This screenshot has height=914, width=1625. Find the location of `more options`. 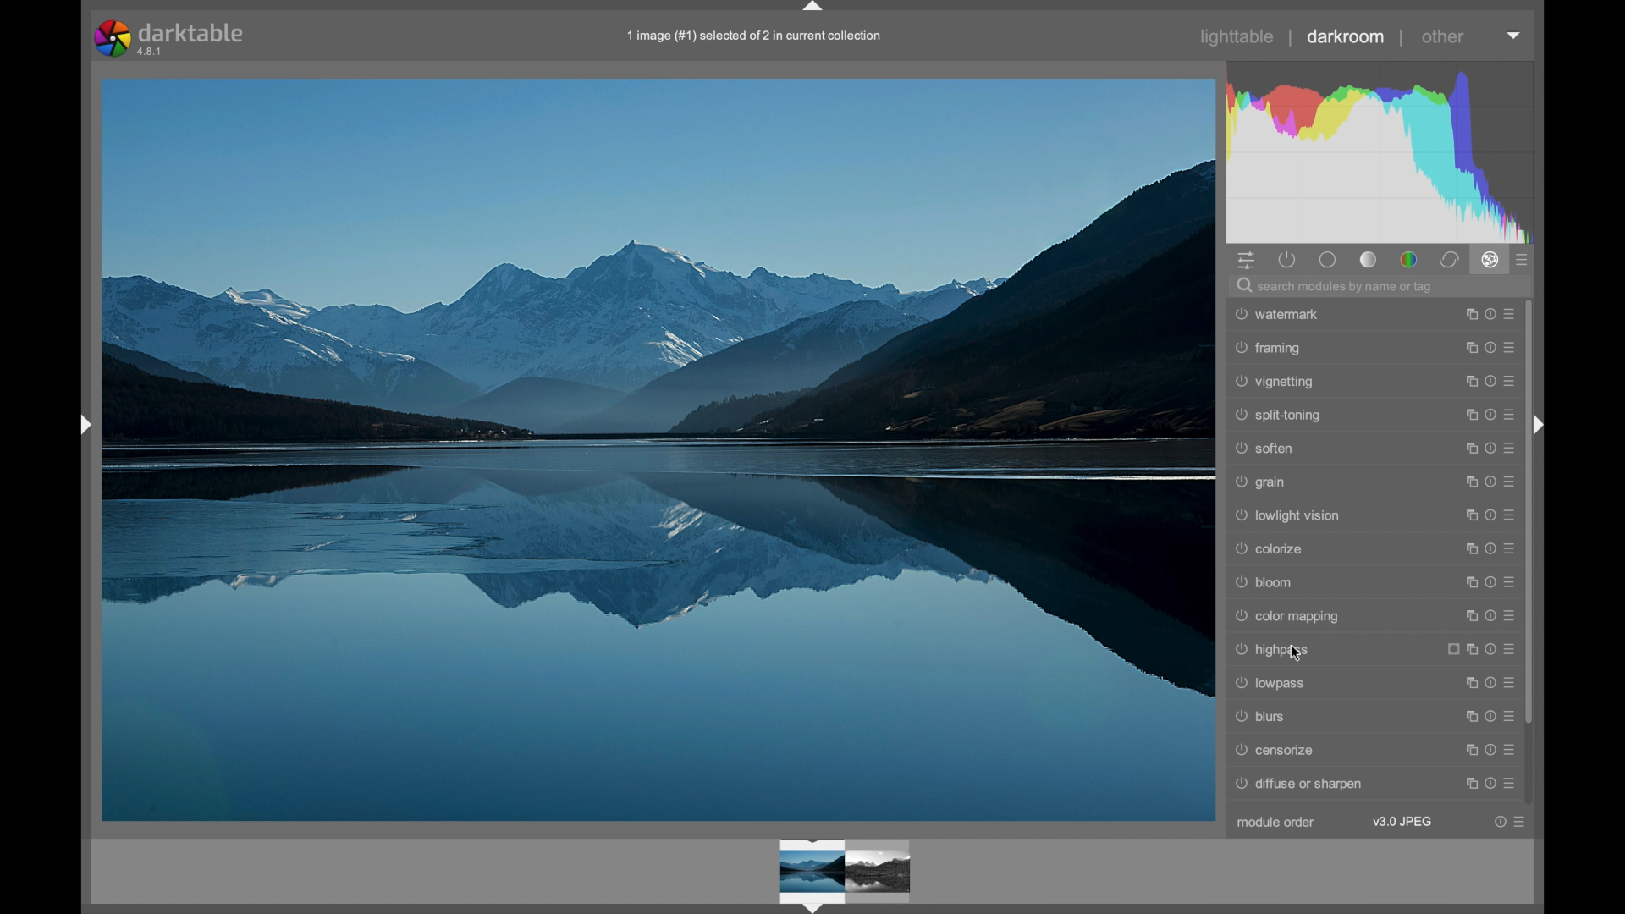

more options is located at coordinates (1490, 348).